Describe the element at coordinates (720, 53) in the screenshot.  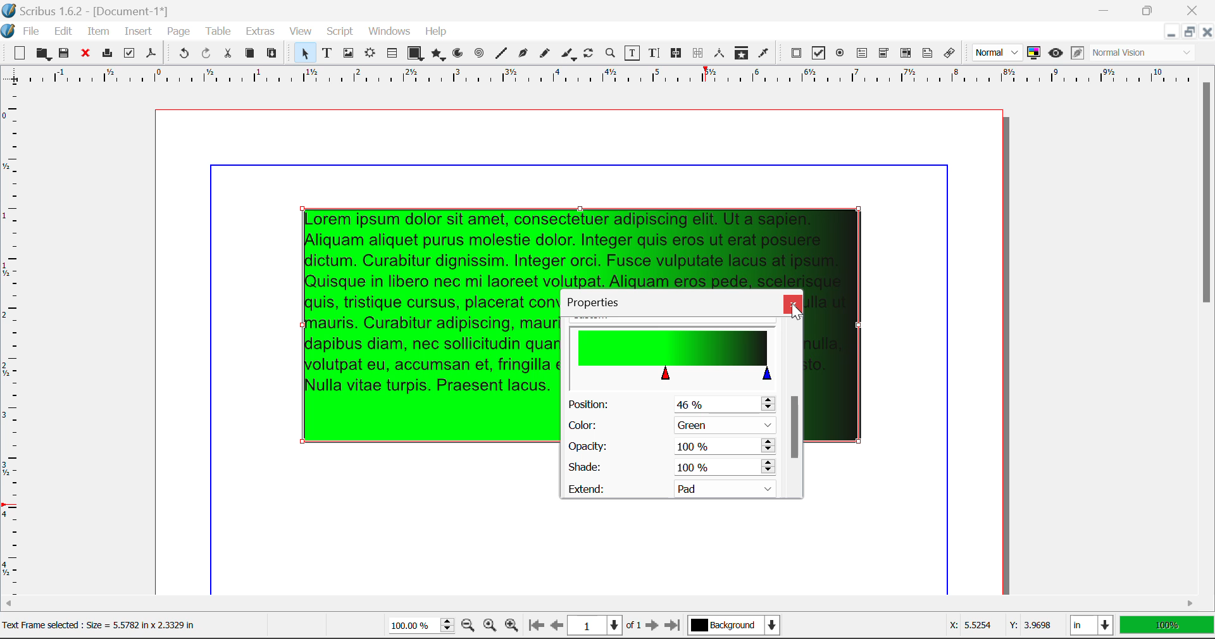
I see `Measurements` at that location.